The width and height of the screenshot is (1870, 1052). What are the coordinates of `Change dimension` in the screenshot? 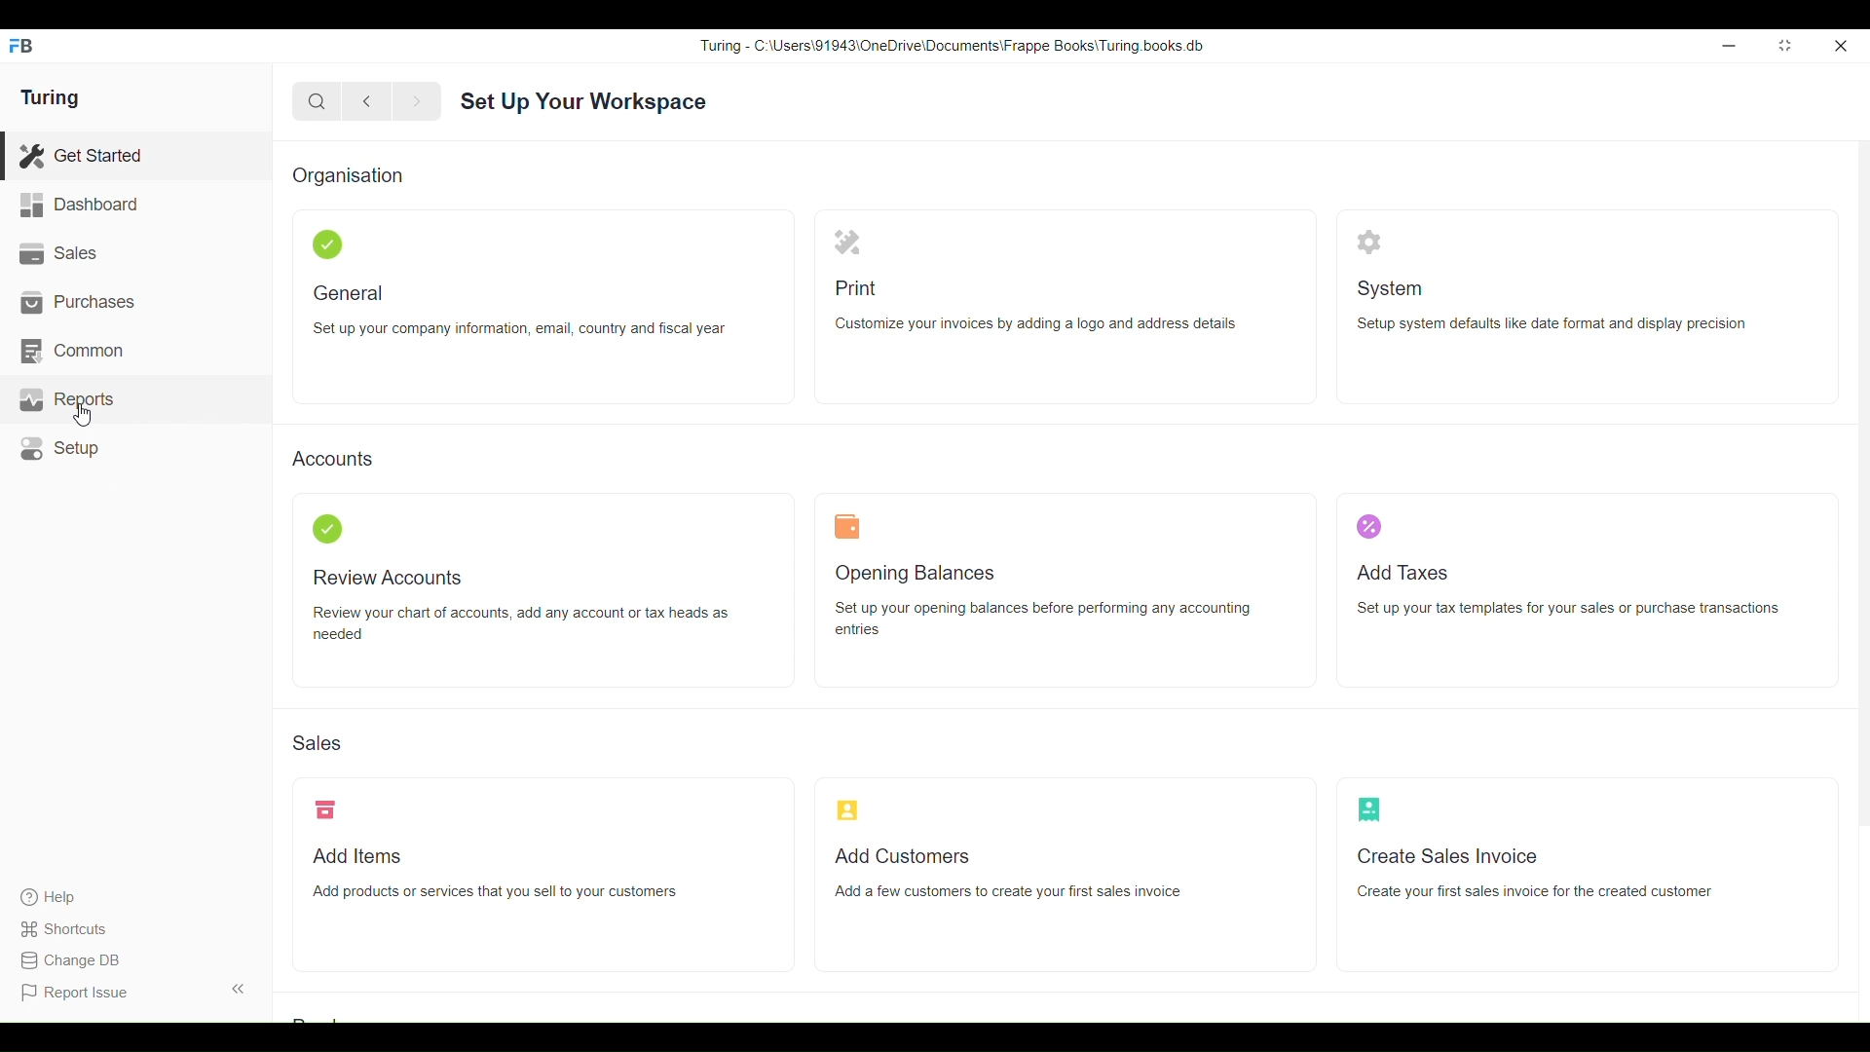 It's located at (1785, 46).